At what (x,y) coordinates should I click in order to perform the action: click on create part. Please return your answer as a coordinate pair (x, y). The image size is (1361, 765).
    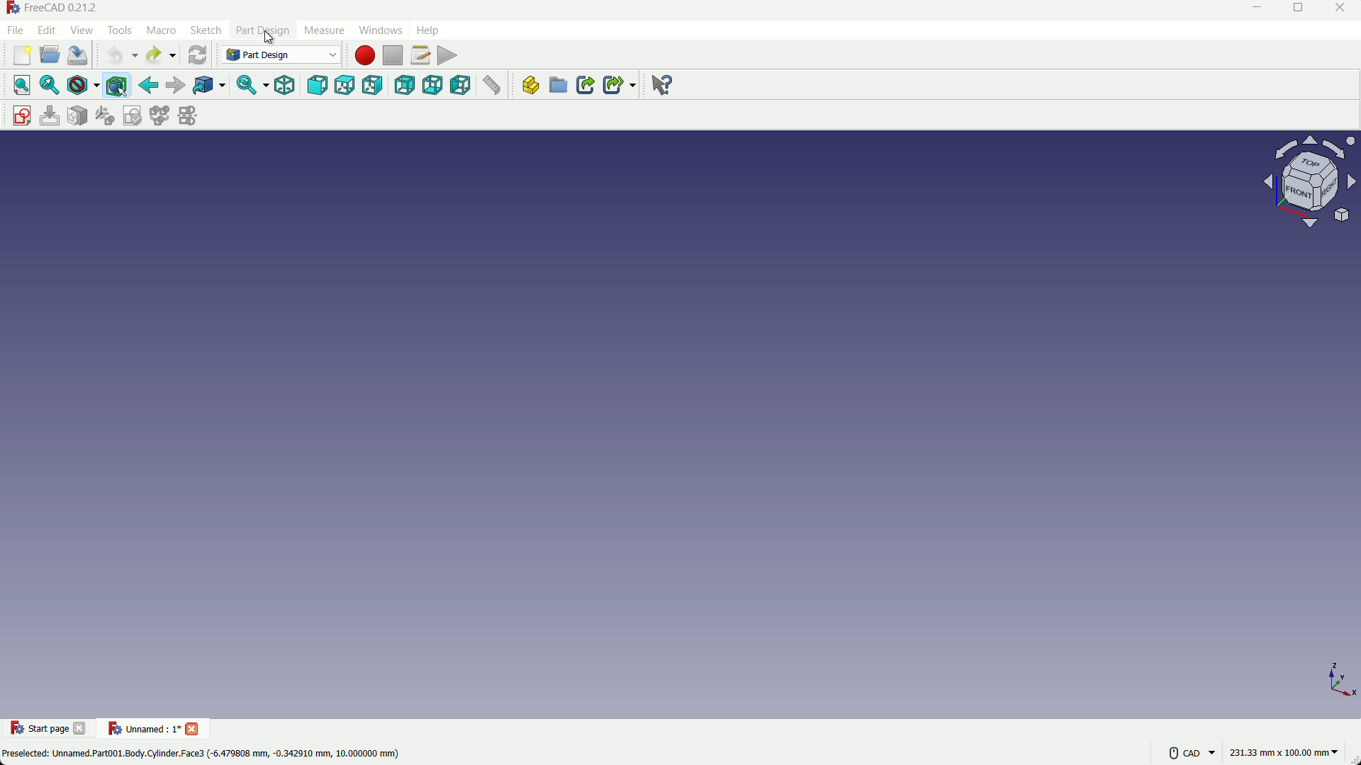
    Looking at the image, I should click on (529, 85).